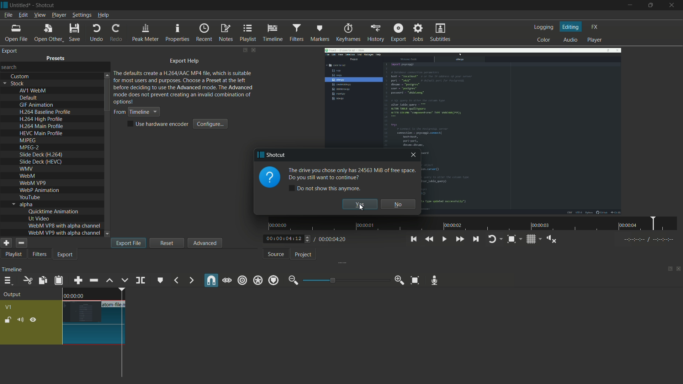 The image size is (683, 384). I want to click on question mark, so click(269, 178).